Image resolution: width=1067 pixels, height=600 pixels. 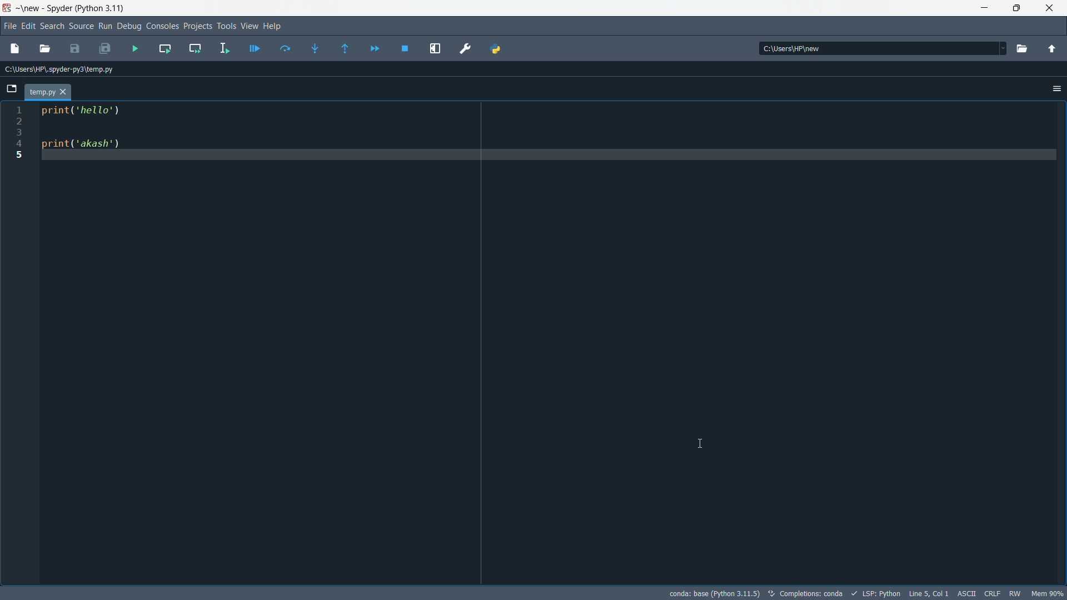 I want to click on line numbers, so click(x=19, y=133).